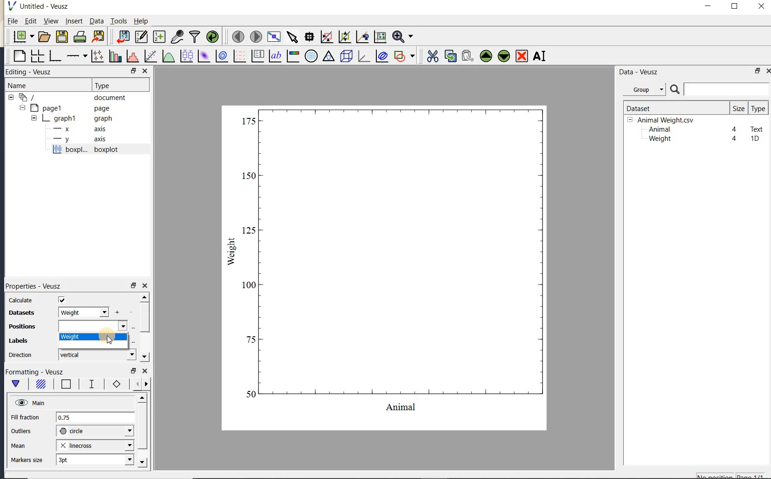 The width and height of the screenshot is (771, 479). I want to click on linecross, so click(94, 445).